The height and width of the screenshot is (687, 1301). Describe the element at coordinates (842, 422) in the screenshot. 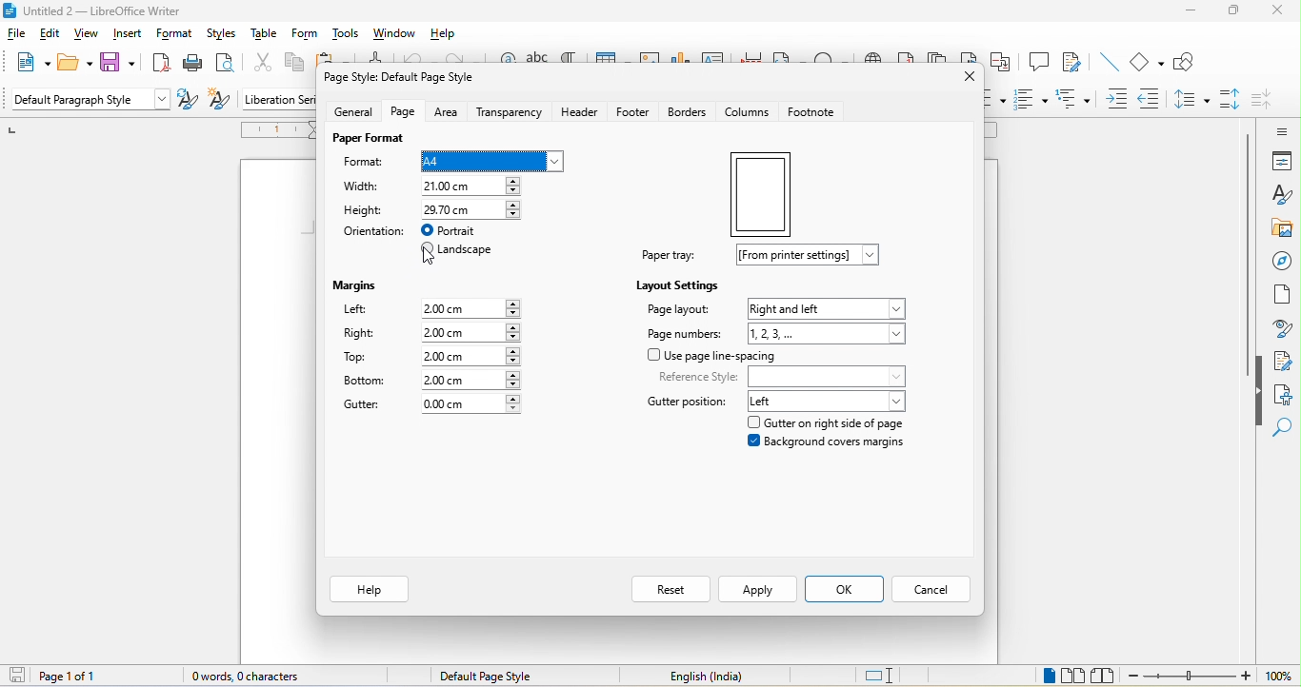

I see `gutter on right side of page` at that location.